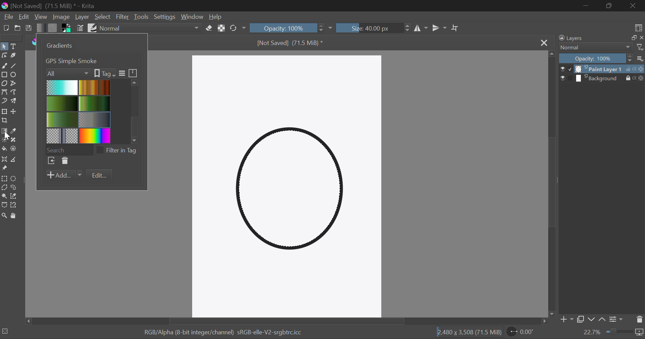 This screenshot has height=339, width=645. What do you see at coordinates (4, 46) in the screenshot?
I see `Select` at bounding box center [4, 46].